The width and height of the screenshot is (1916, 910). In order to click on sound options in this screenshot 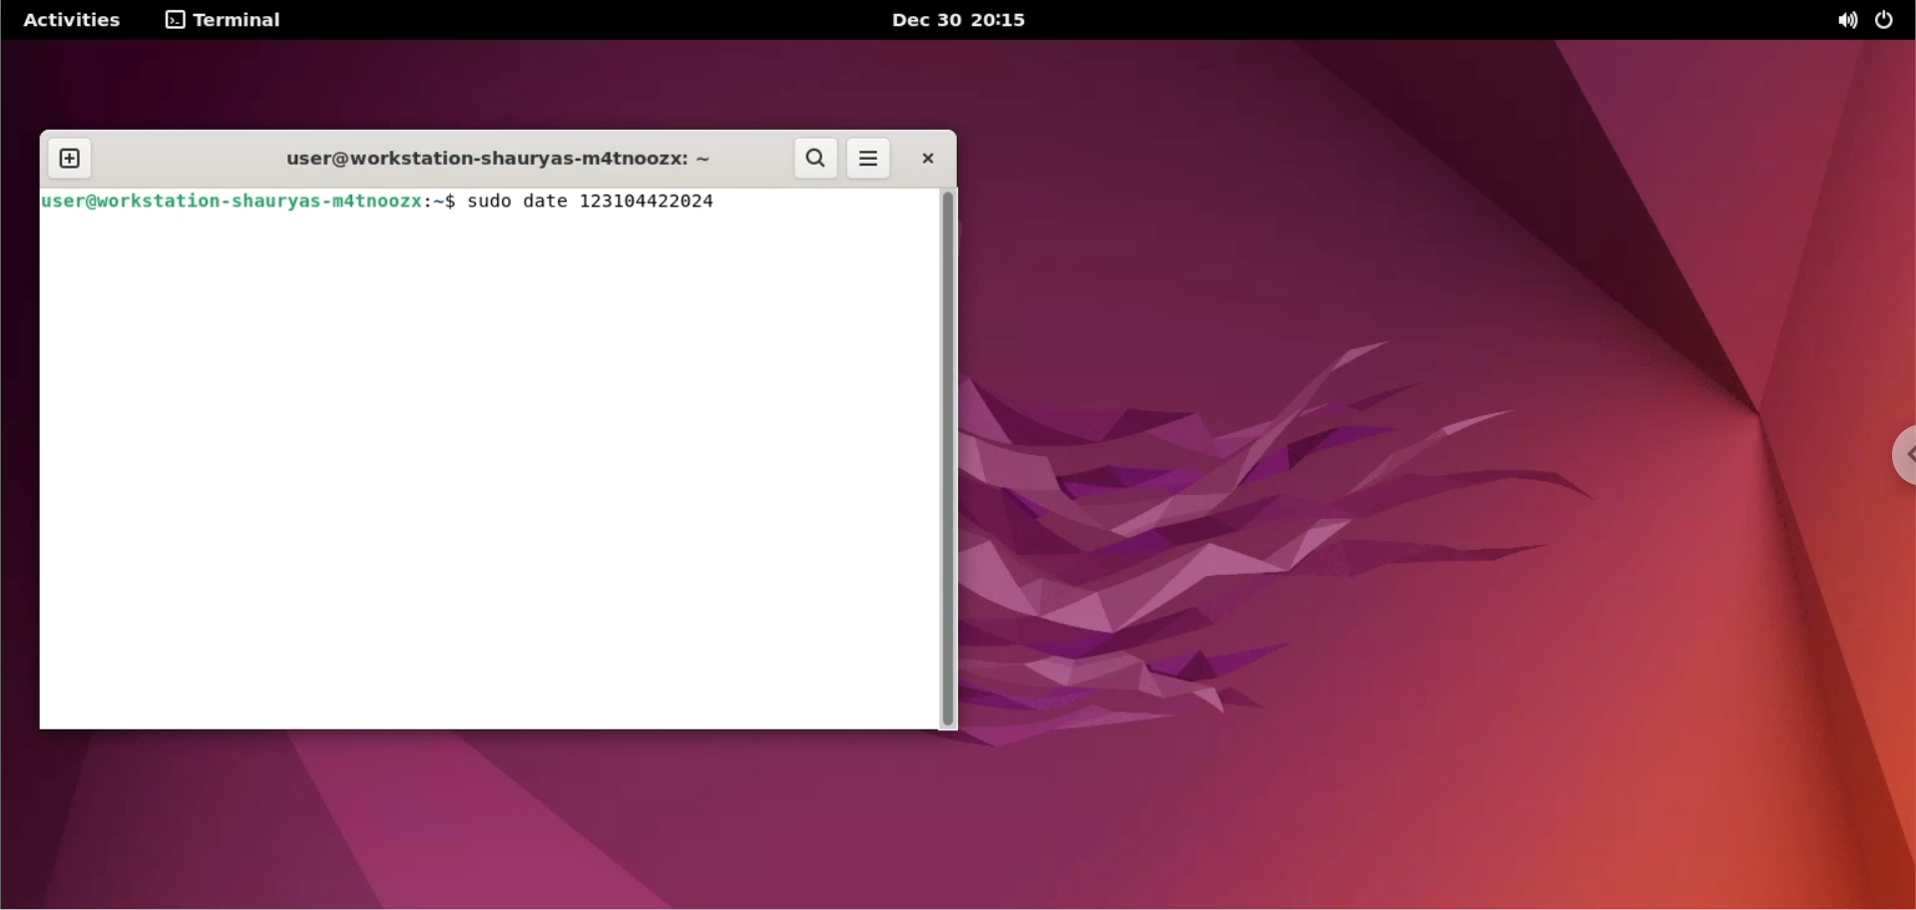, I will do `click(1846, 20)`.